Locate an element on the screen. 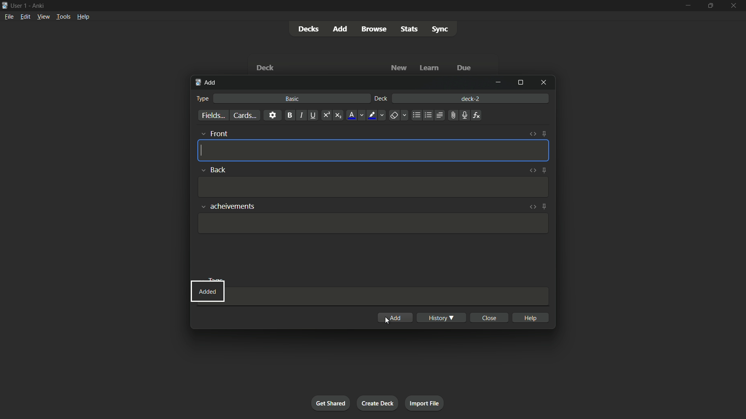 The image size is (746, 419). maximize is located at coordinates (710, 6).